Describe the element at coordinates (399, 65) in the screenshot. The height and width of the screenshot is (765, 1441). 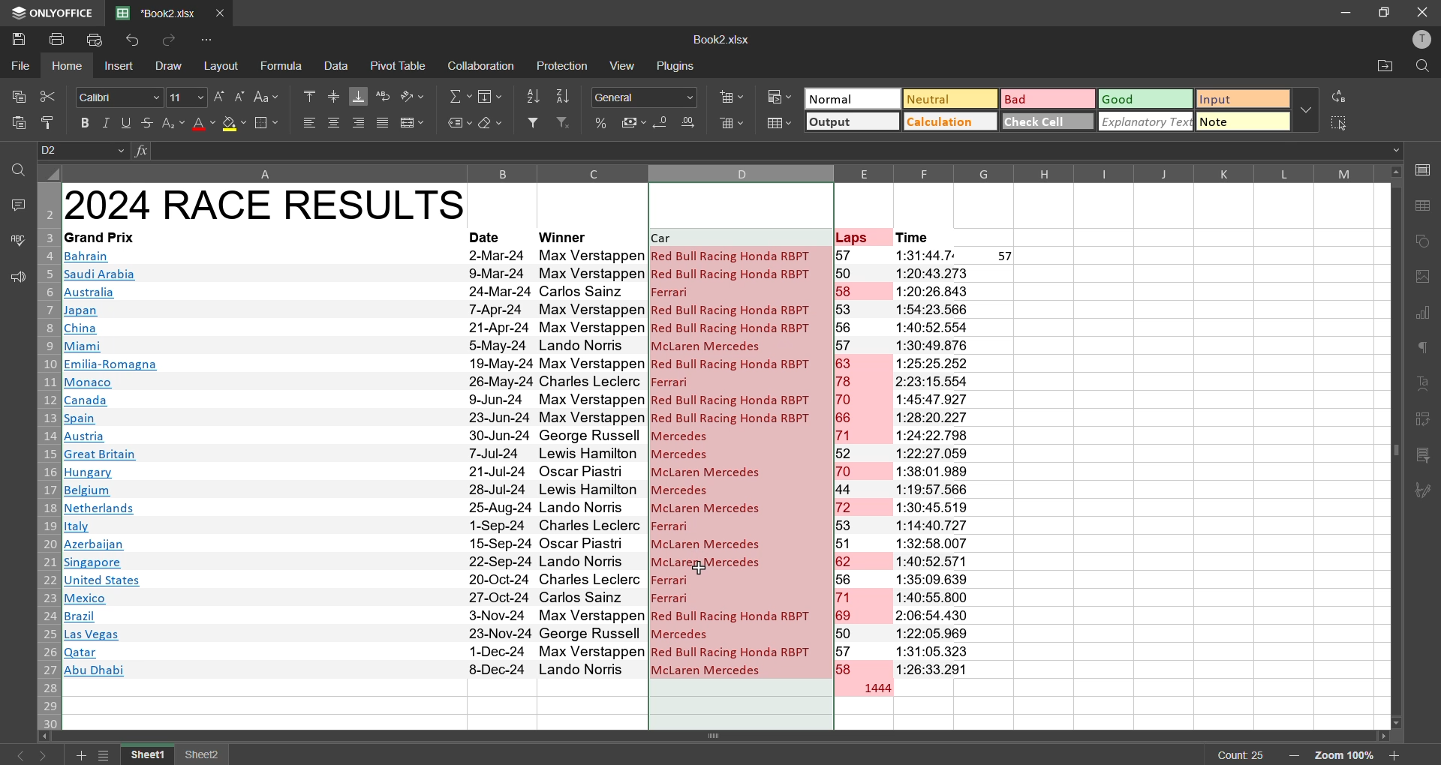
I see `pivot table` at that location.